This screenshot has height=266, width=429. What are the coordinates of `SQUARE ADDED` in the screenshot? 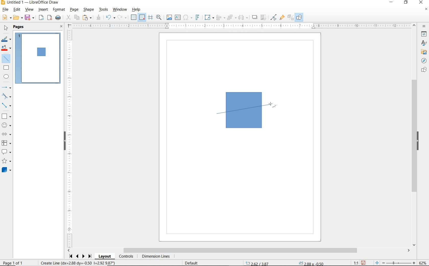 It's located at (41, 52).